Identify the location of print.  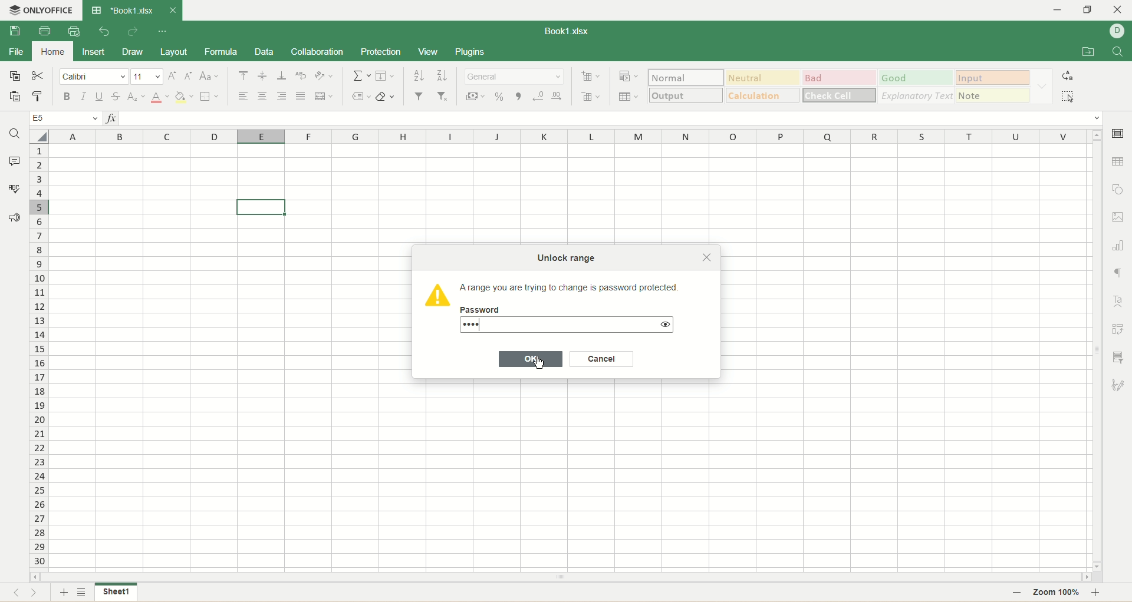
(45, 32).